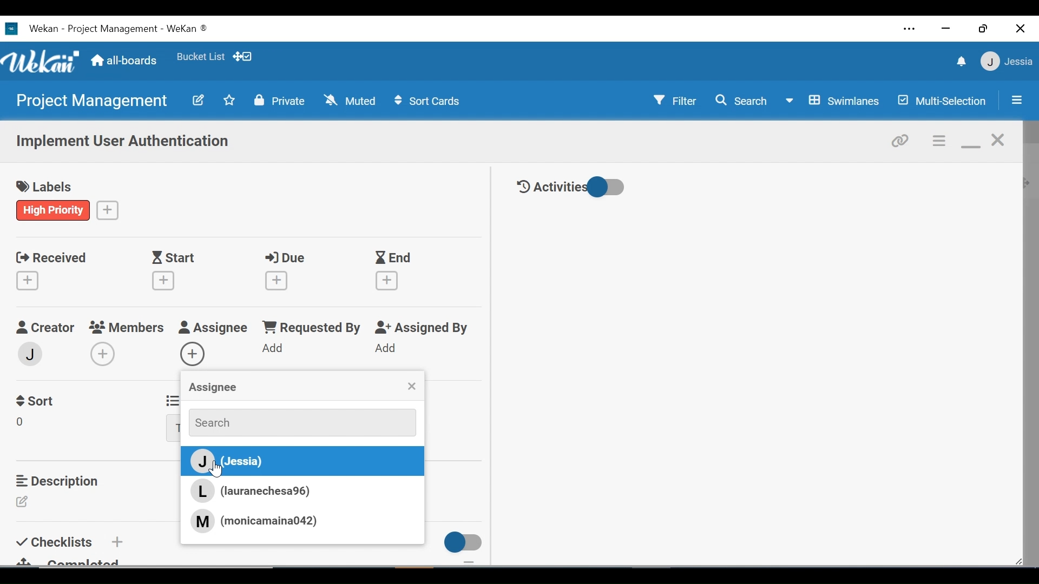 The height and width of the screenshot is (584, 1039). I want to click on create Due Date, so click(277, 281).